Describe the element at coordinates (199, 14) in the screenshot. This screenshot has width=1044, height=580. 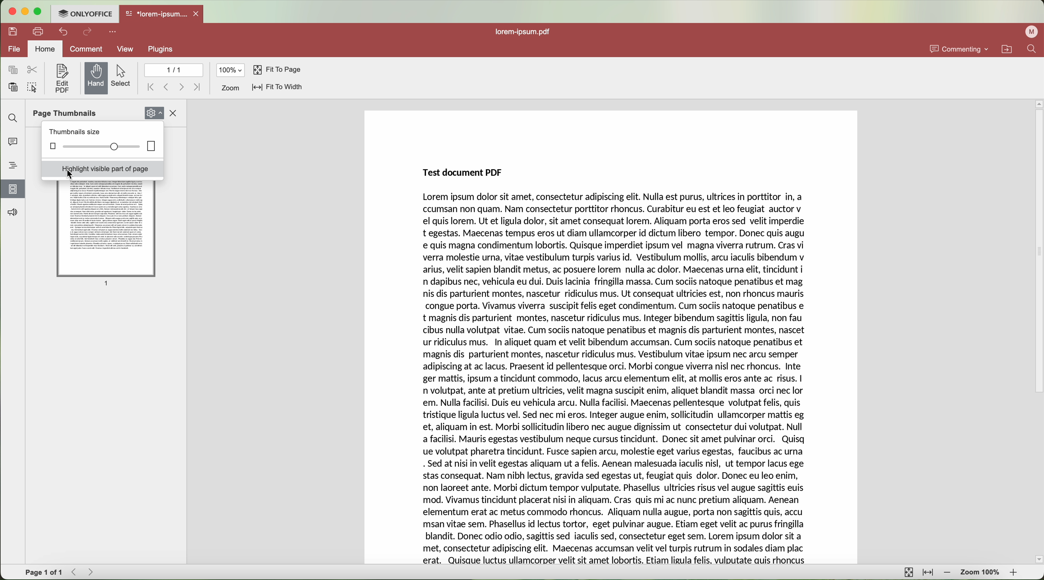
I see `close` at that location.